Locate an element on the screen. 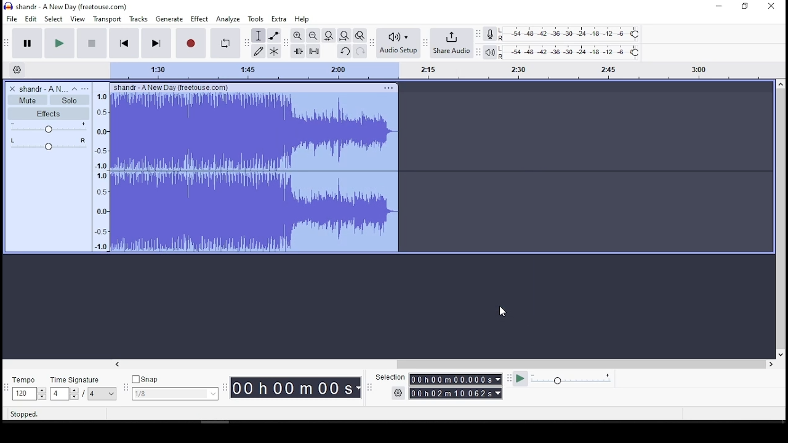 The width and height of the screenshot is (788, 443). silence audio selection is located at coordinates (313, 51).